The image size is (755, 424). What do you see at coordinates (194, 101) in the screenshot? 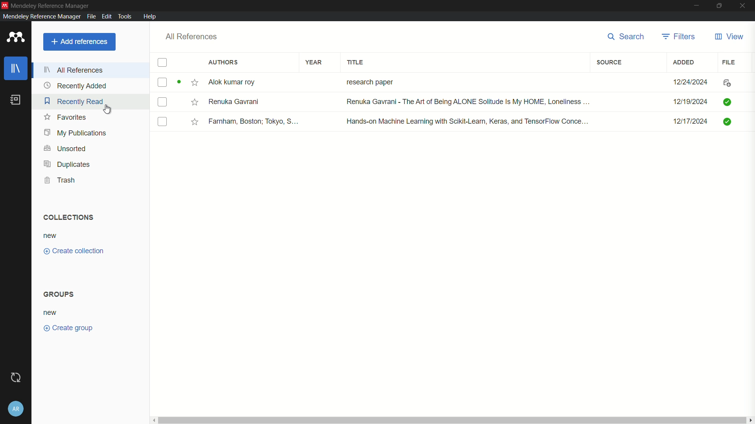
I see `Toggle favorites` at bounding box center [194, 101].